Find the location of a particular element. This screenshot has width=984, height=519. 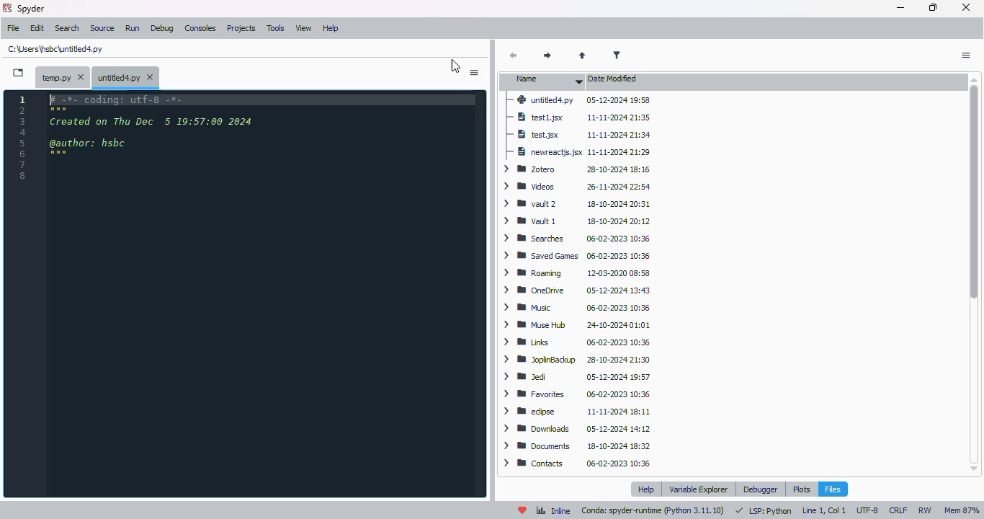

plots is located at coordinates (801, 489).